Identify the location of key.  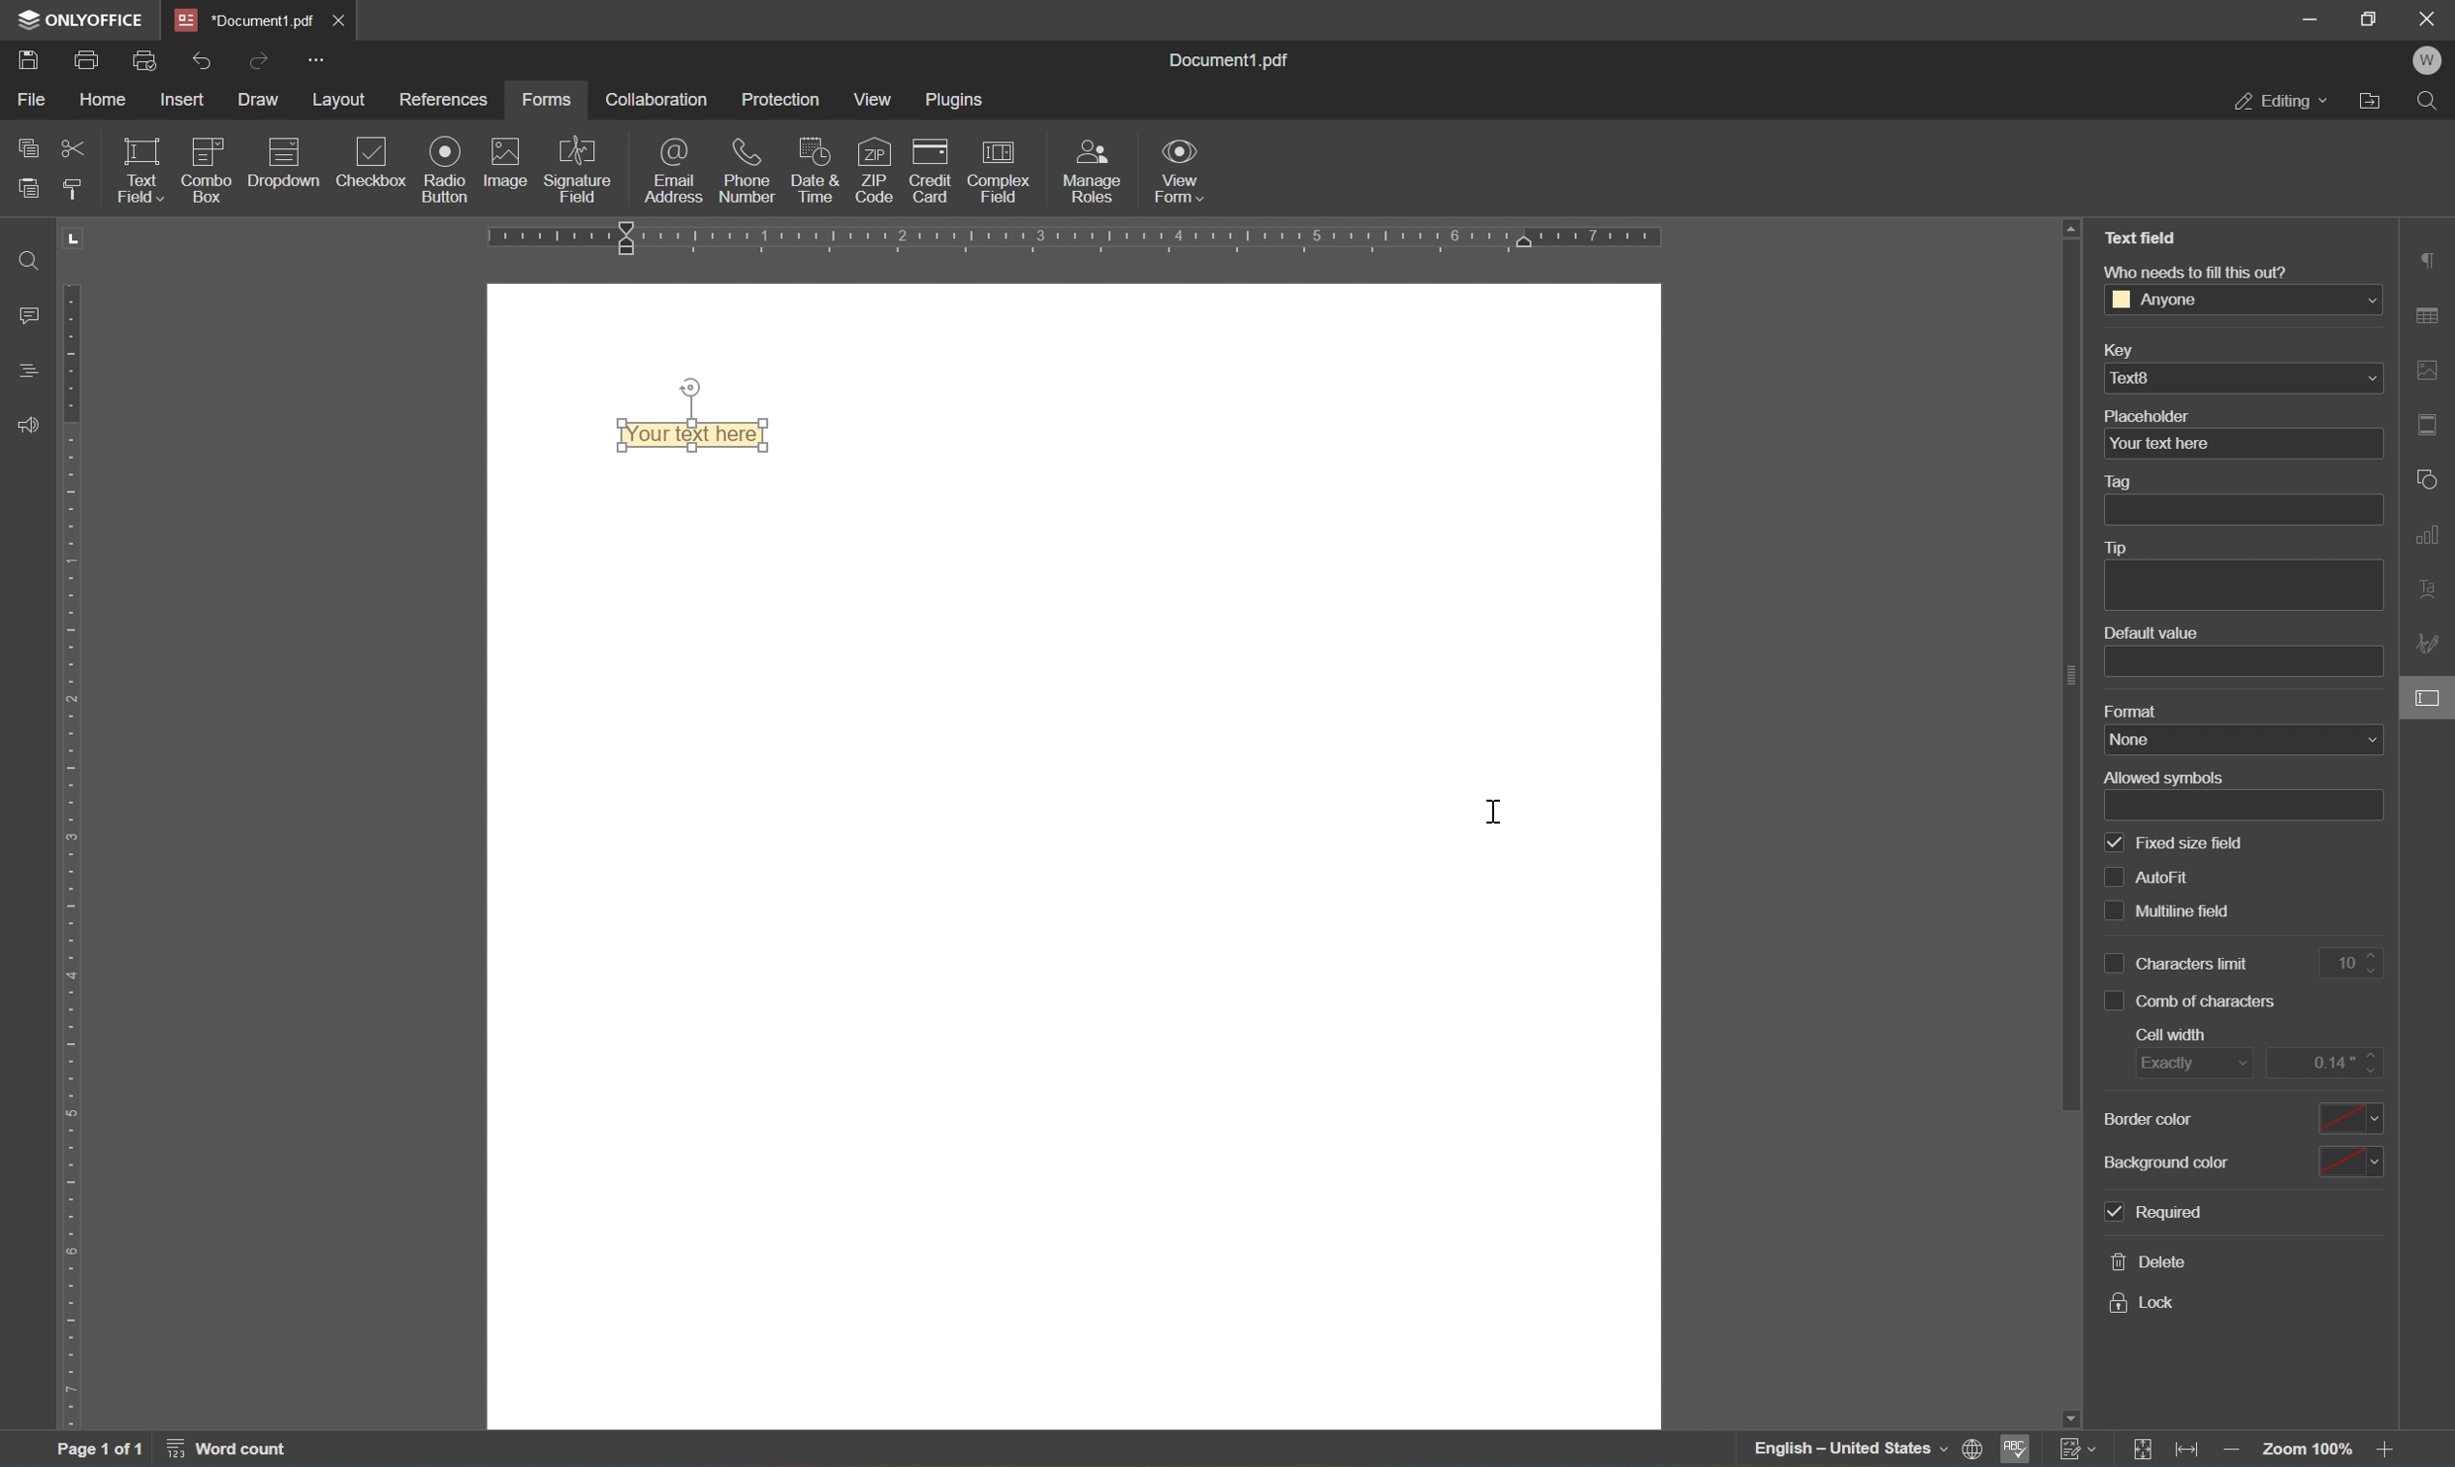
(2129, 348).